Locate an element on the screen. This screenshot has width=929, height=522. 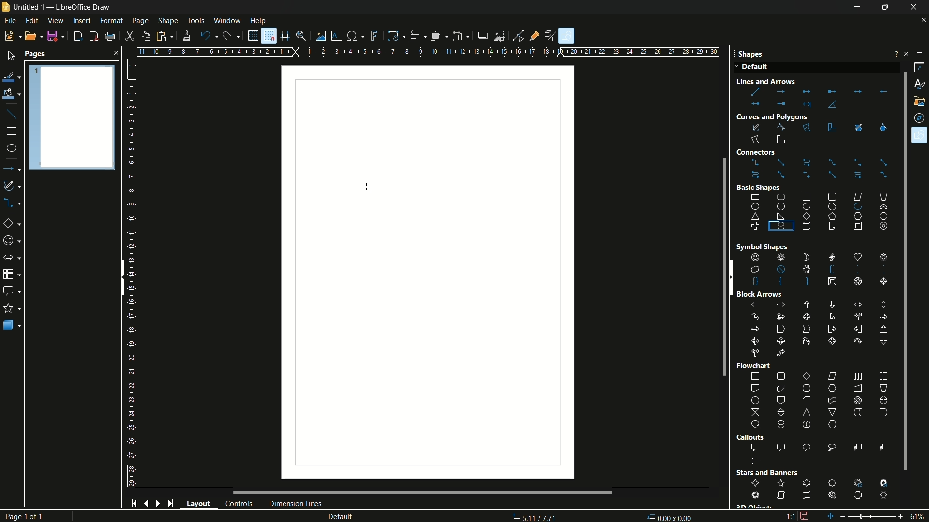
transformations is located at coordinates (396, 35).